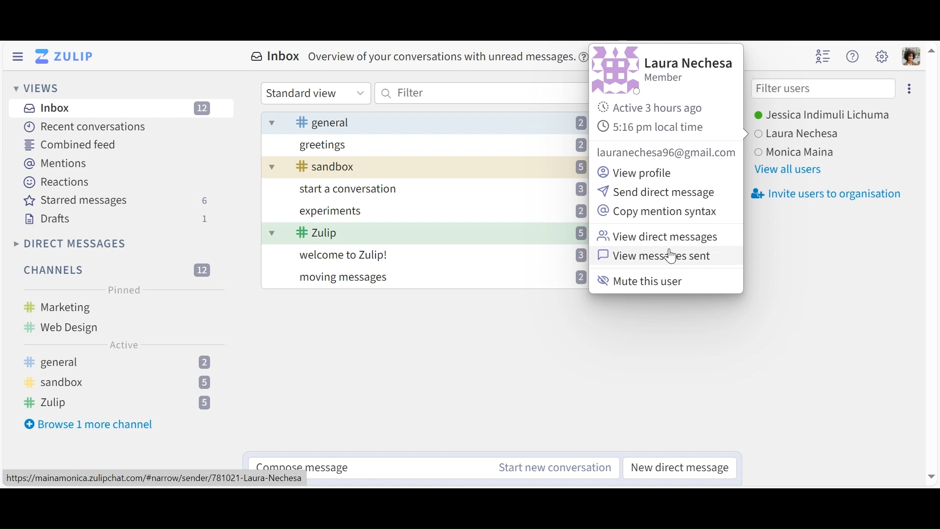 The width and height of the screenshot is (940, 529). I want to click on url, so click(154, 480).